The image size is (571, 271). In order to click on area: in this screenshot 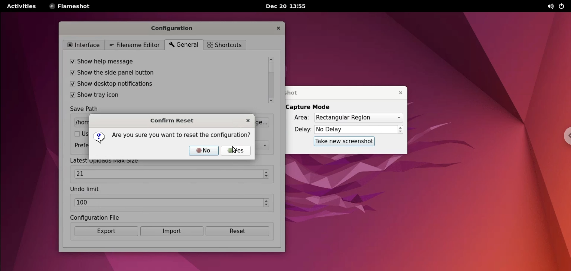, I will do `click(299, 117)`.